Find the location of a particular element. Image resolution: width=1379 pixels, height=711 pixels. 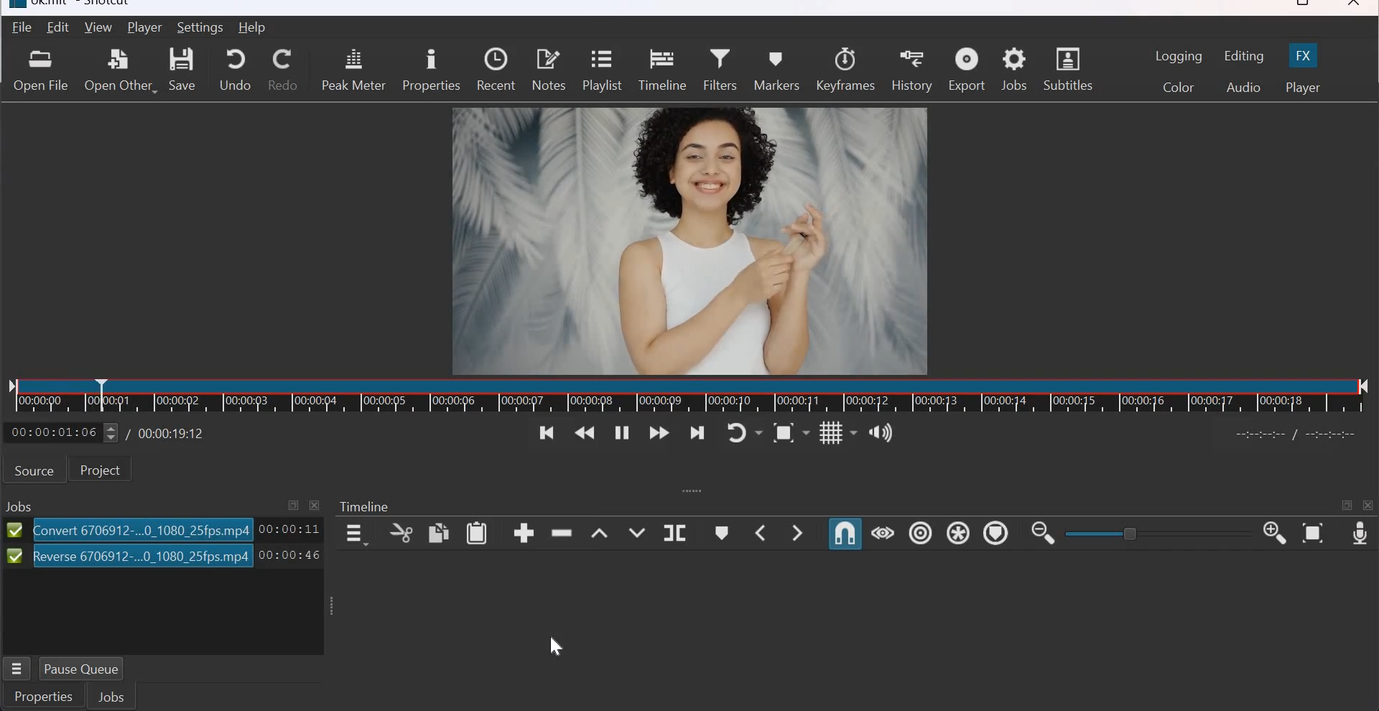

Ripple is located at coordinates (920, 534).